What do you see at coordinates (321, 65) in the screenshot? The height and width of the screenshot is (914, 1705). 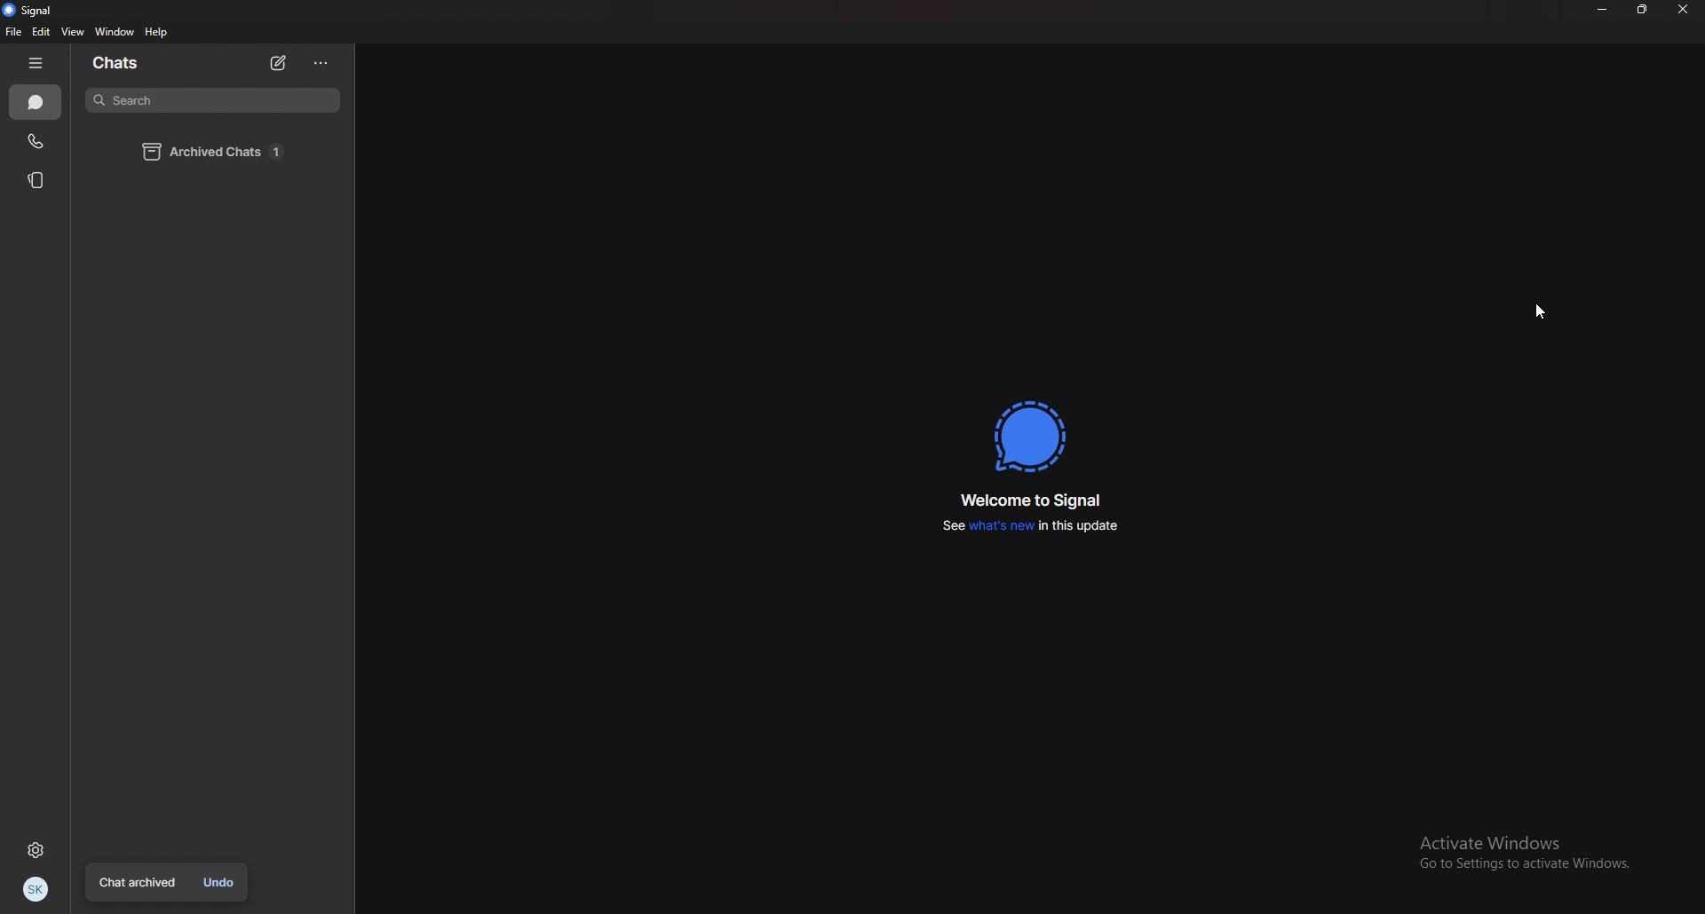 I see `Options` at bounding box center [321, 65].